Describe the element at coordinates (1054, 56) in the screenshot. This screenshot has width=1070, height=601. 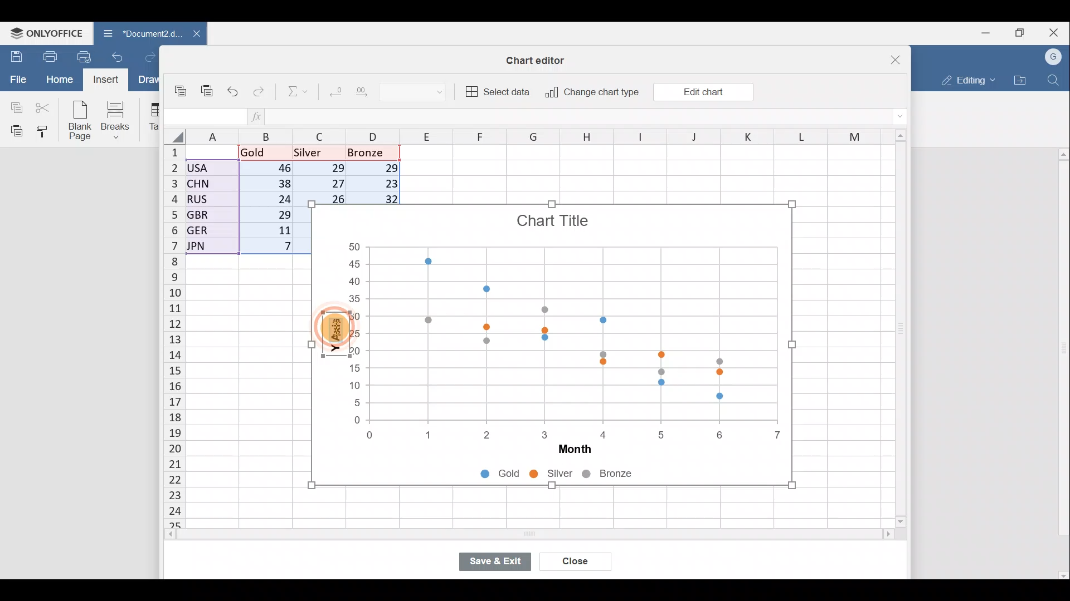
I see `Account name` at that location.